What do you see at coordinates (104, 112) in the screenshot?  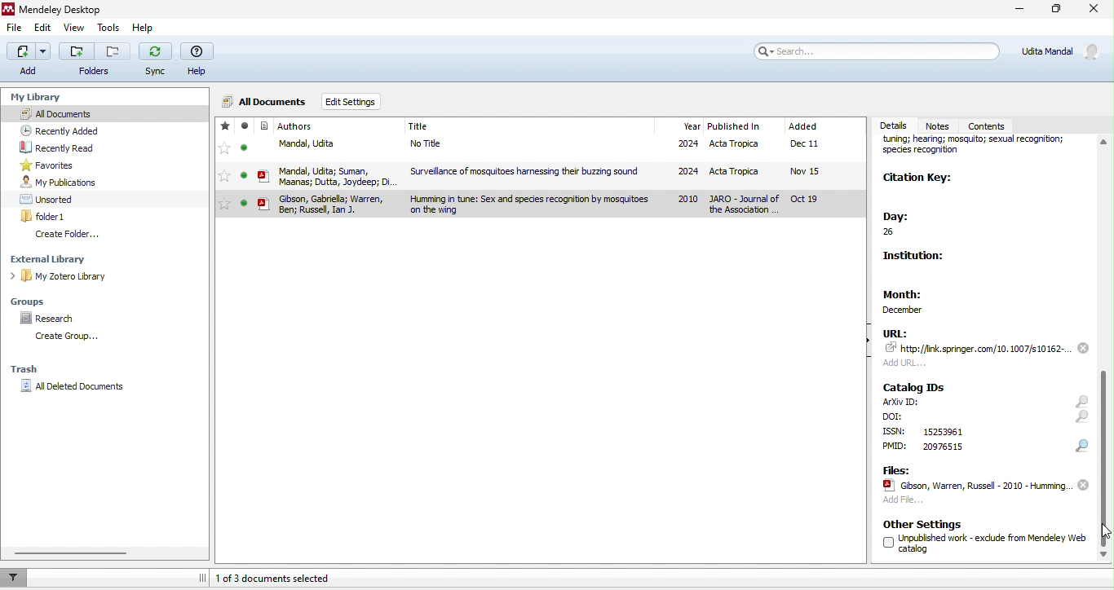 I see `all documents` at bounding box center [104, 112].